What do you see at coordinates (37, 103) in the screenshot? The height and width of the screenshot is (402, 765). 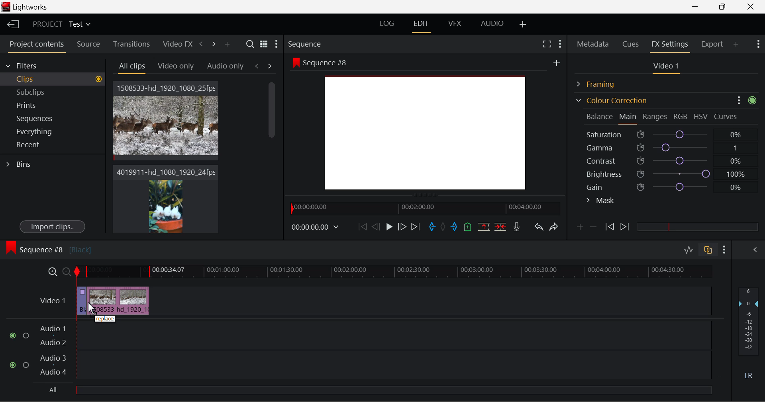 I see `Prints` at bounding box center [37, 103].